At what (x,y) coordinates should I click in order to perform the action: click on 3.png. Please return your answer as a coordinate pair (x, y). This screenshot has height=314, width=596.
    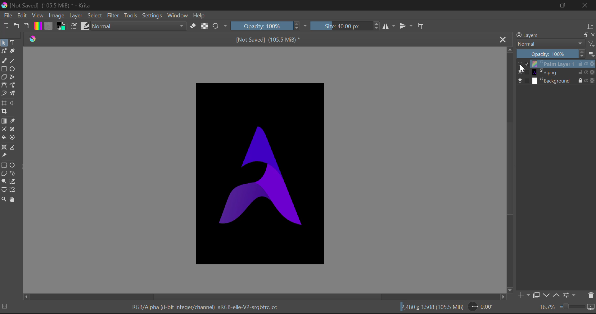
    Looking at the image, I should click on (553, 72).